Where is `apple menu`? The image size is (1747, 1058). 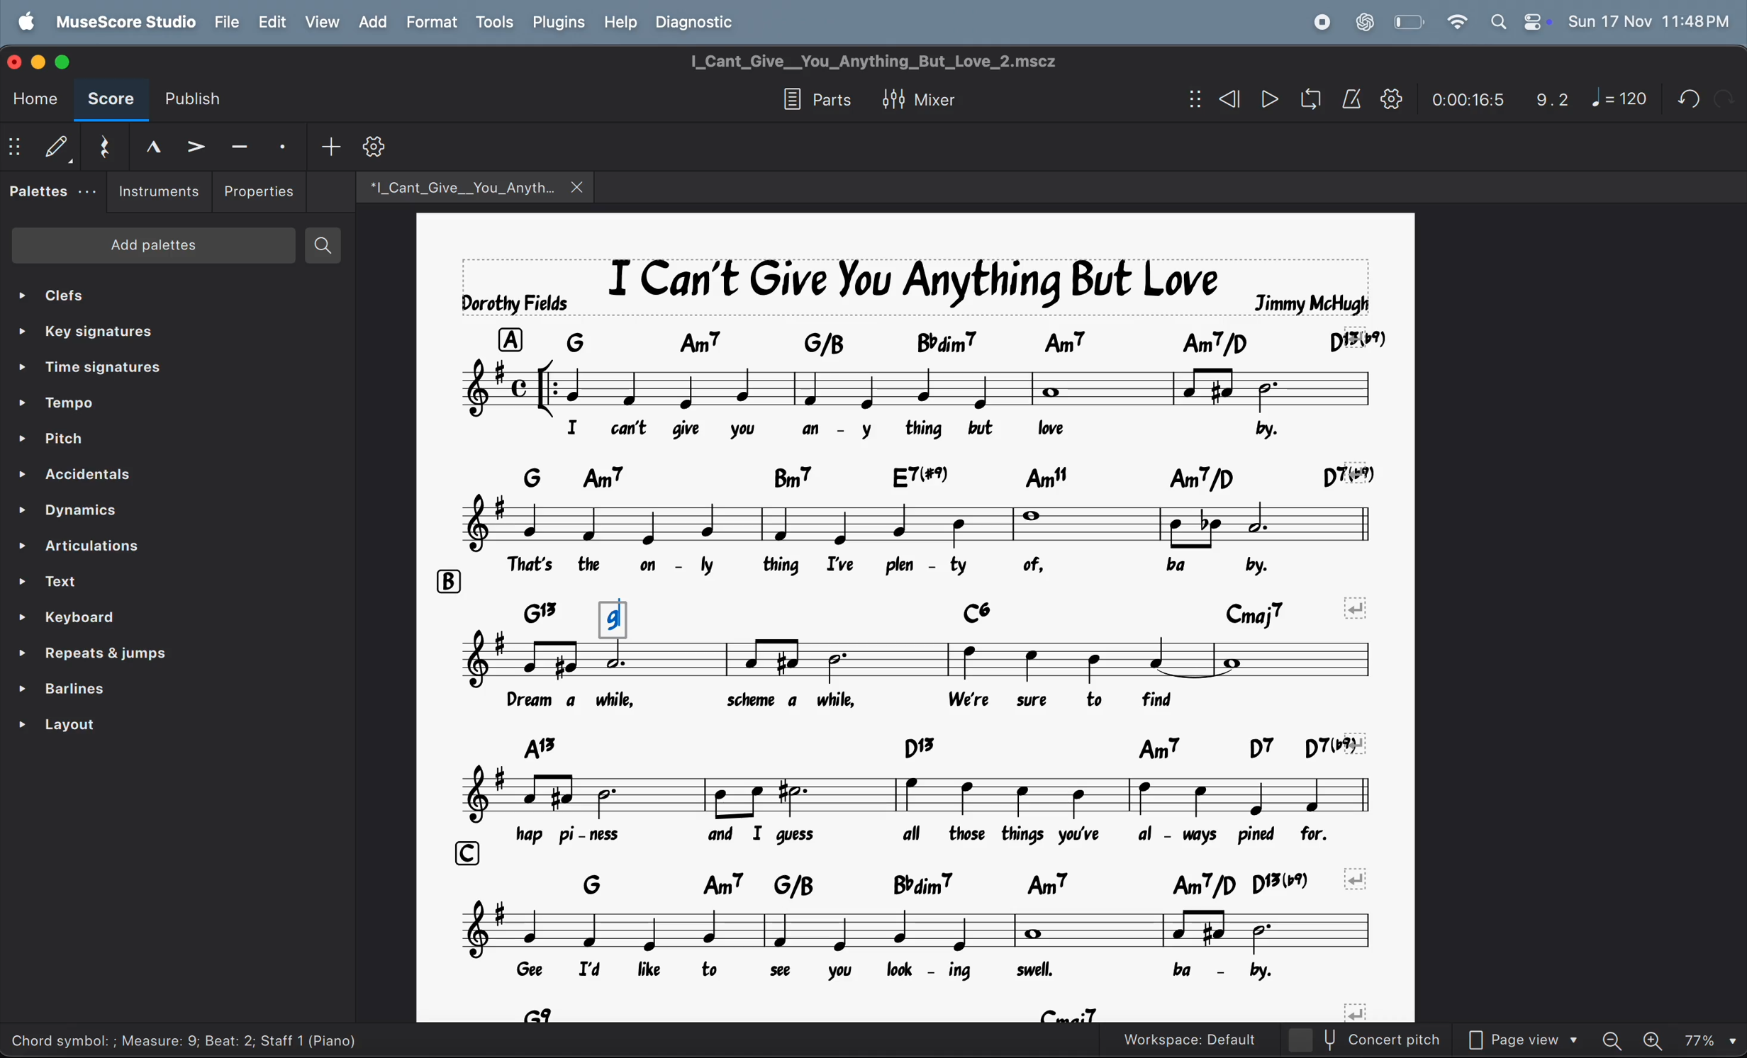
apple menu is located at coordinates (26, 21).